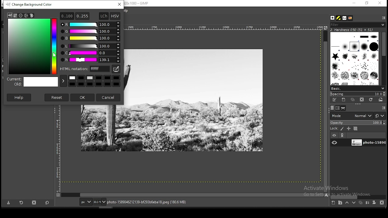  What do you see at coordinates (32, 46) in the screenshot?
I see `color map` at bounding box center [32, 46].